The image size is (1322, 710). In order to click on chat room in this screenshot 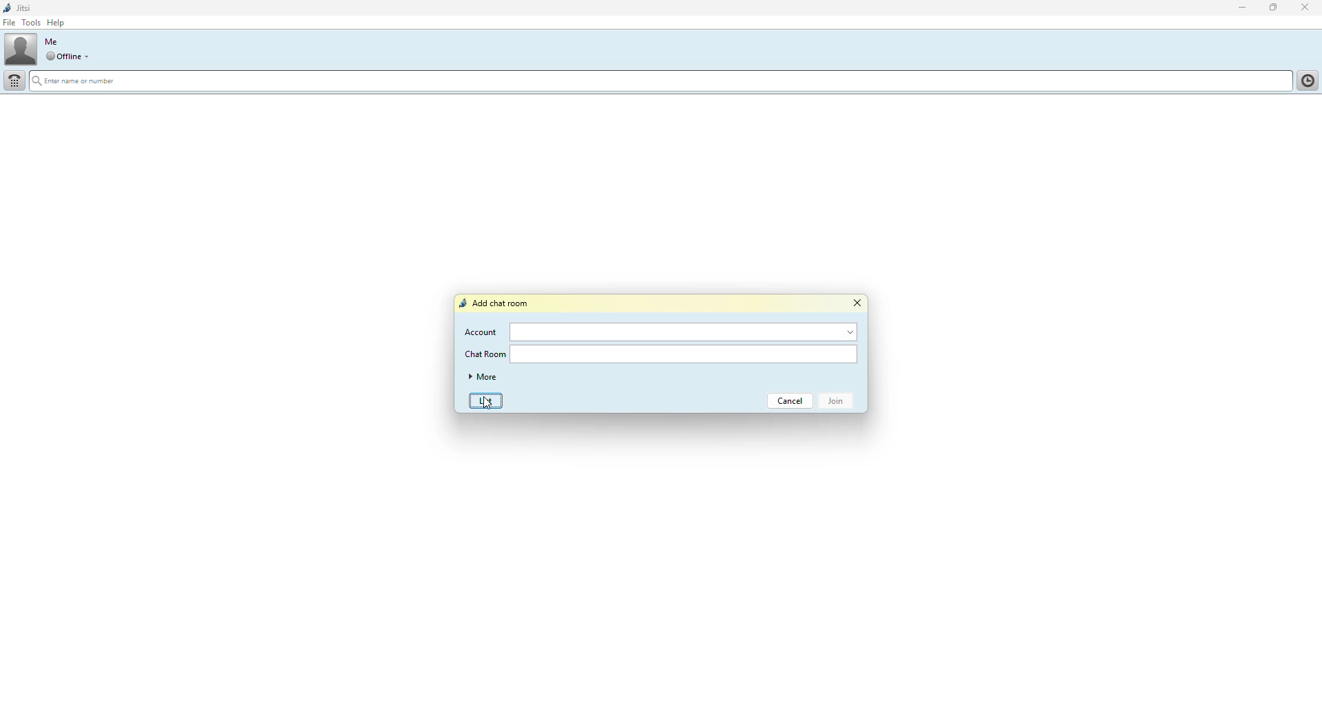, I will do `click(487, 354)`.